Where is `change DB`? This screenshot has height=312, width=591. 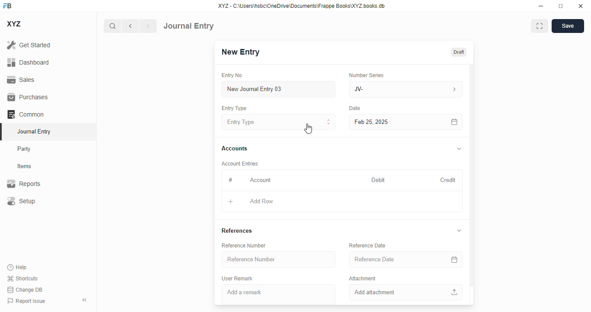
change DB is located at coordinates (25, 289).